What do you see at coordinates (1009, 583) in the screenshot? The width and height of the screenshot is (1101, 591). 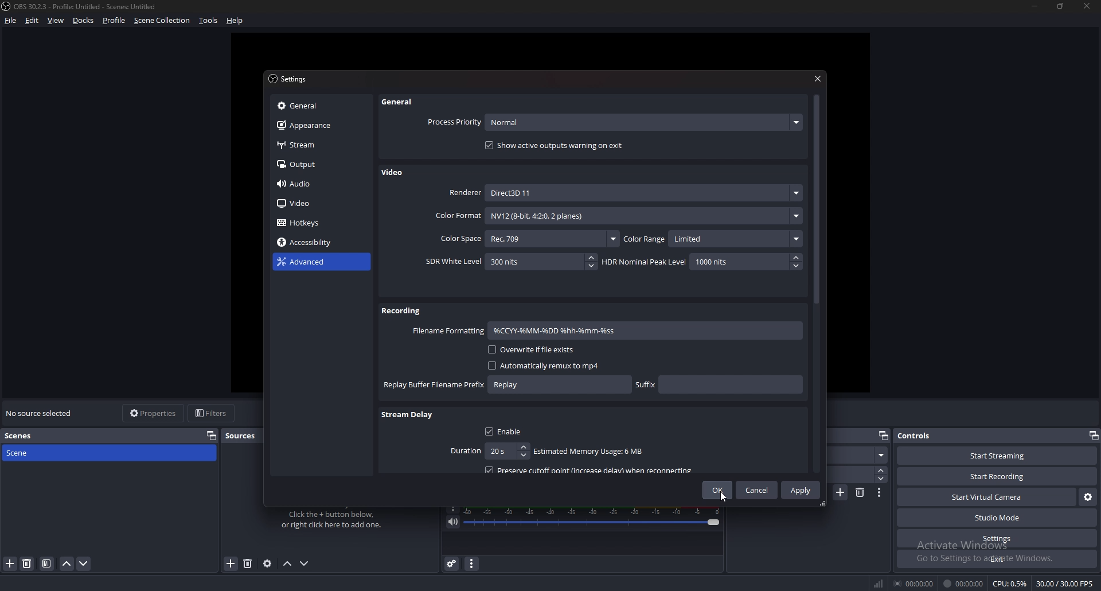 I see `CPU: 0.5%` at bounding box center [1009, 583].